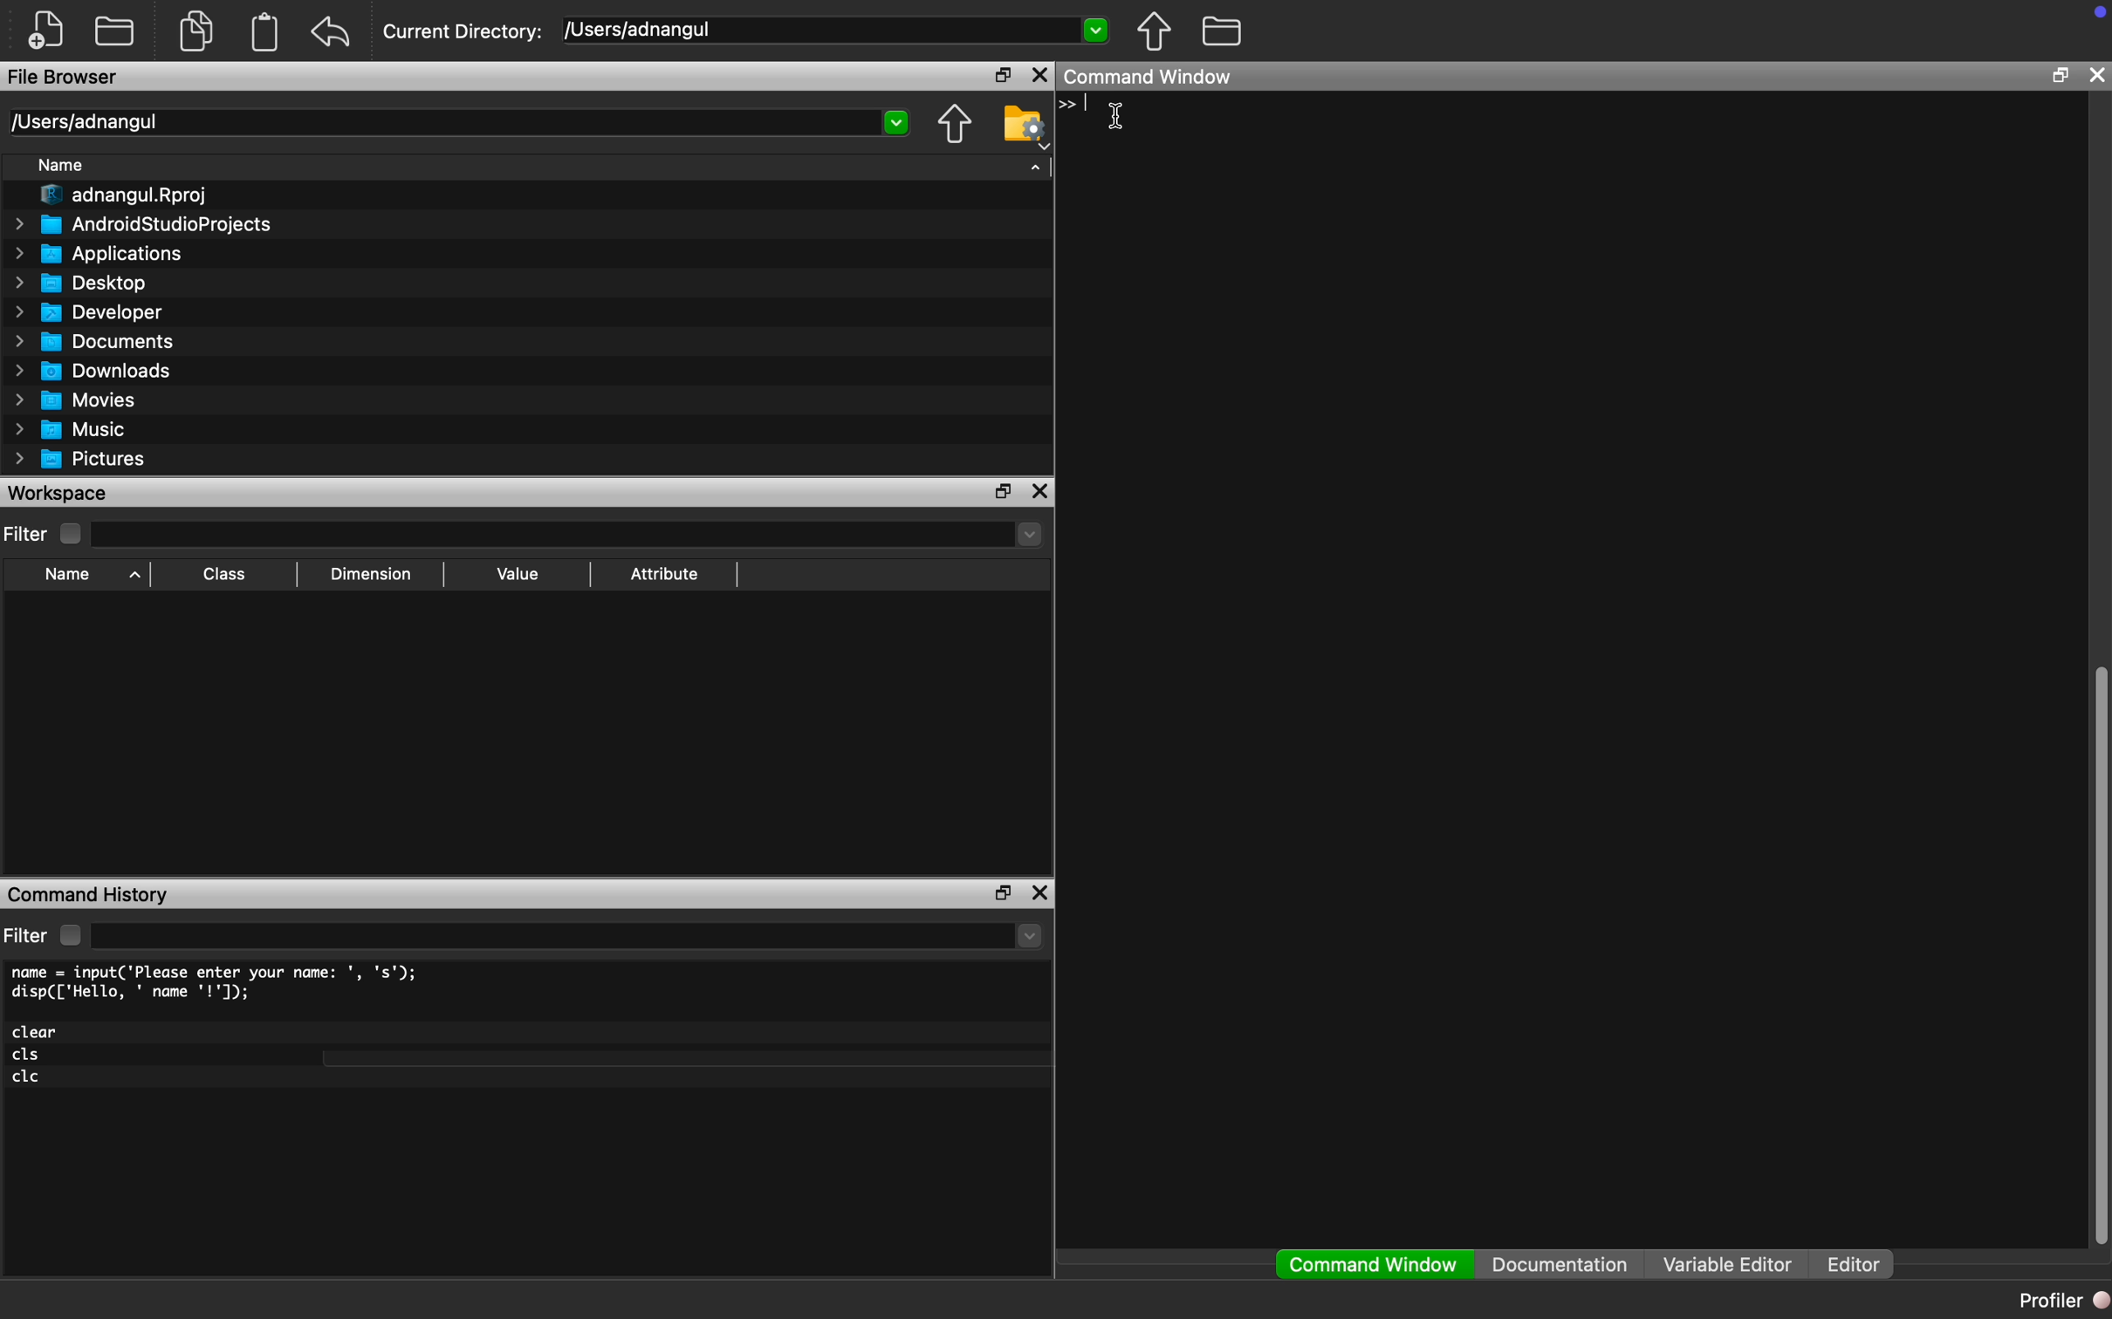 This screenshot has height=1319, width=2112. I want to click on Name , so click(88, 577).